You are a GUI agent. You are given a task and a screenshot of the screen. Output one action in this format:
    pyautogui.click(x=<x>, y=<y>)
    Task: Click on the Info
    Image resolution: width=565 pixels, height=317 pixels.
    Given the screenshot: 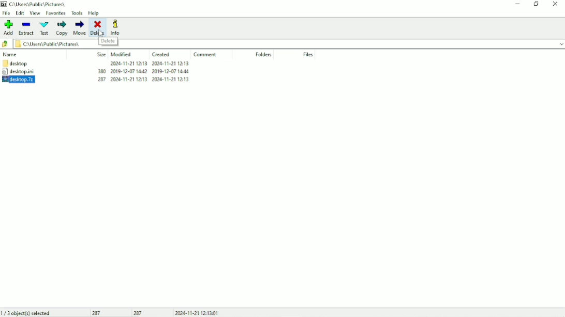 What is the action you would take?
    pyautogui.click(x=116, y=27)
    